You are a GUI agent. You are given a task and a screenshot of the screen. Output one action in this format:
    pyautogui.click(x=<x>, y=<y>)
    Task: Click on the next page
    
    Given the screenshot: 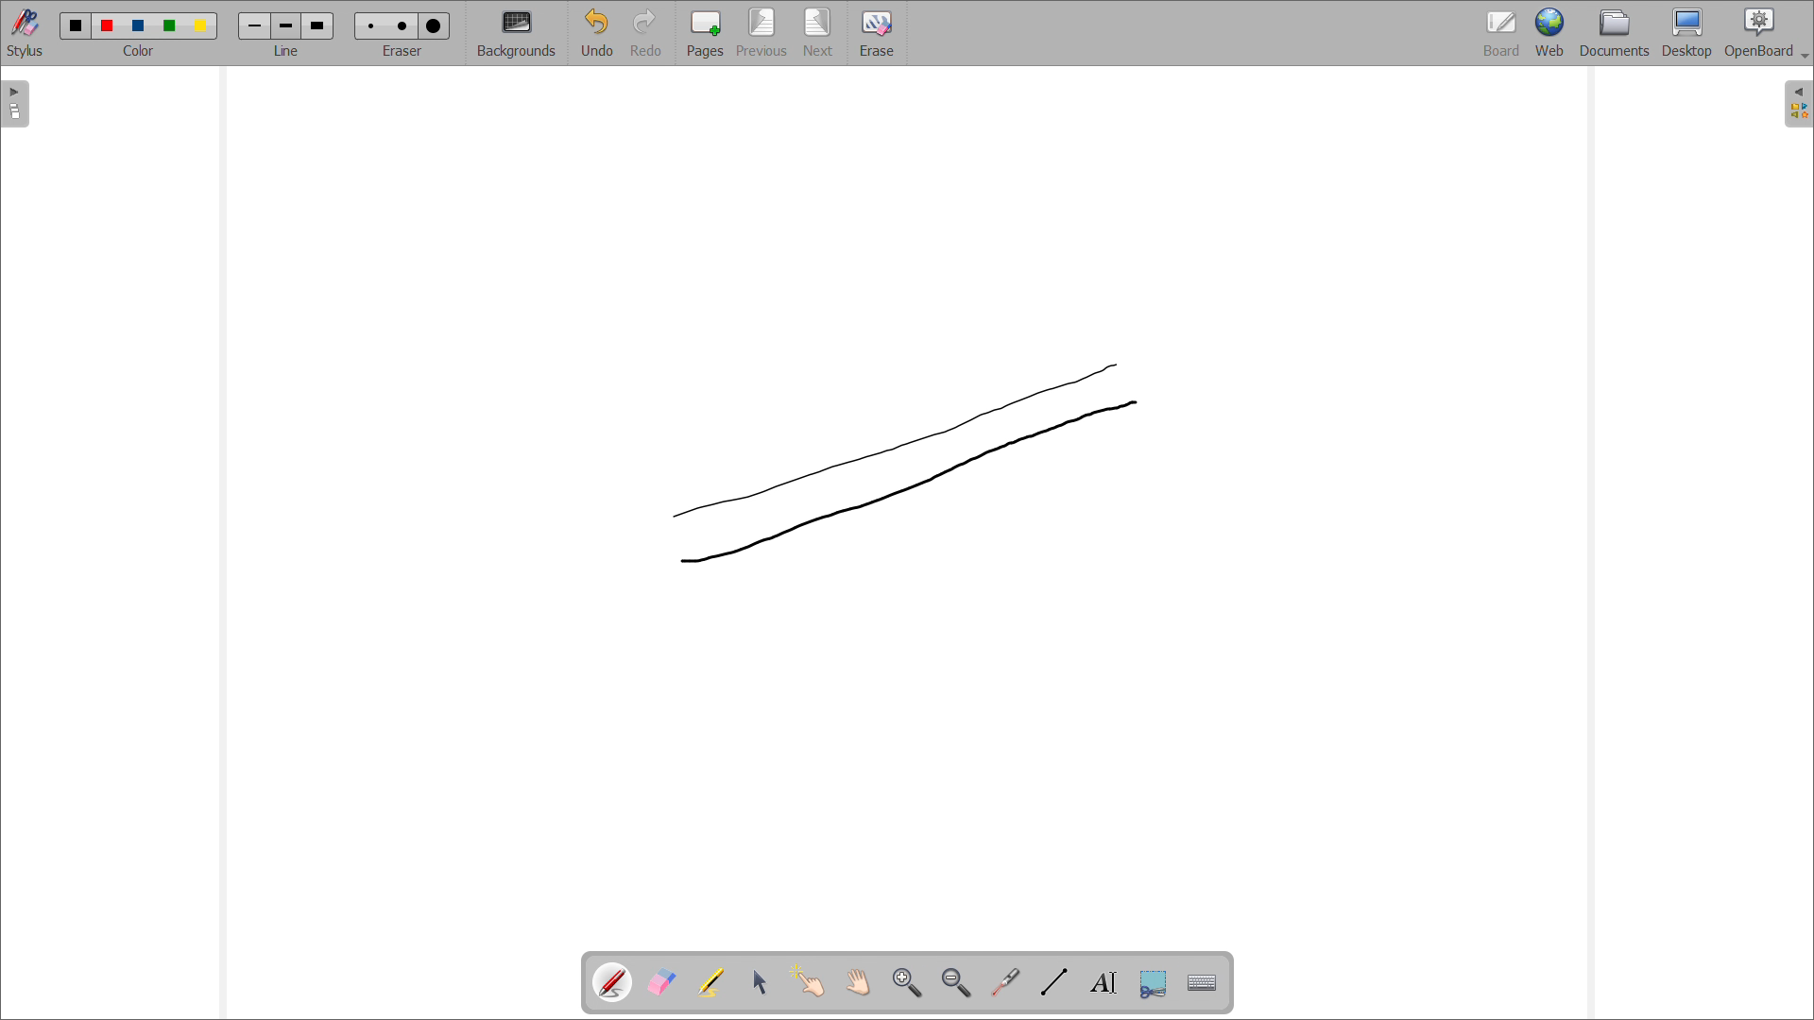 What is the action you would take?
    pyautogui.click(x=819, y=33)
    